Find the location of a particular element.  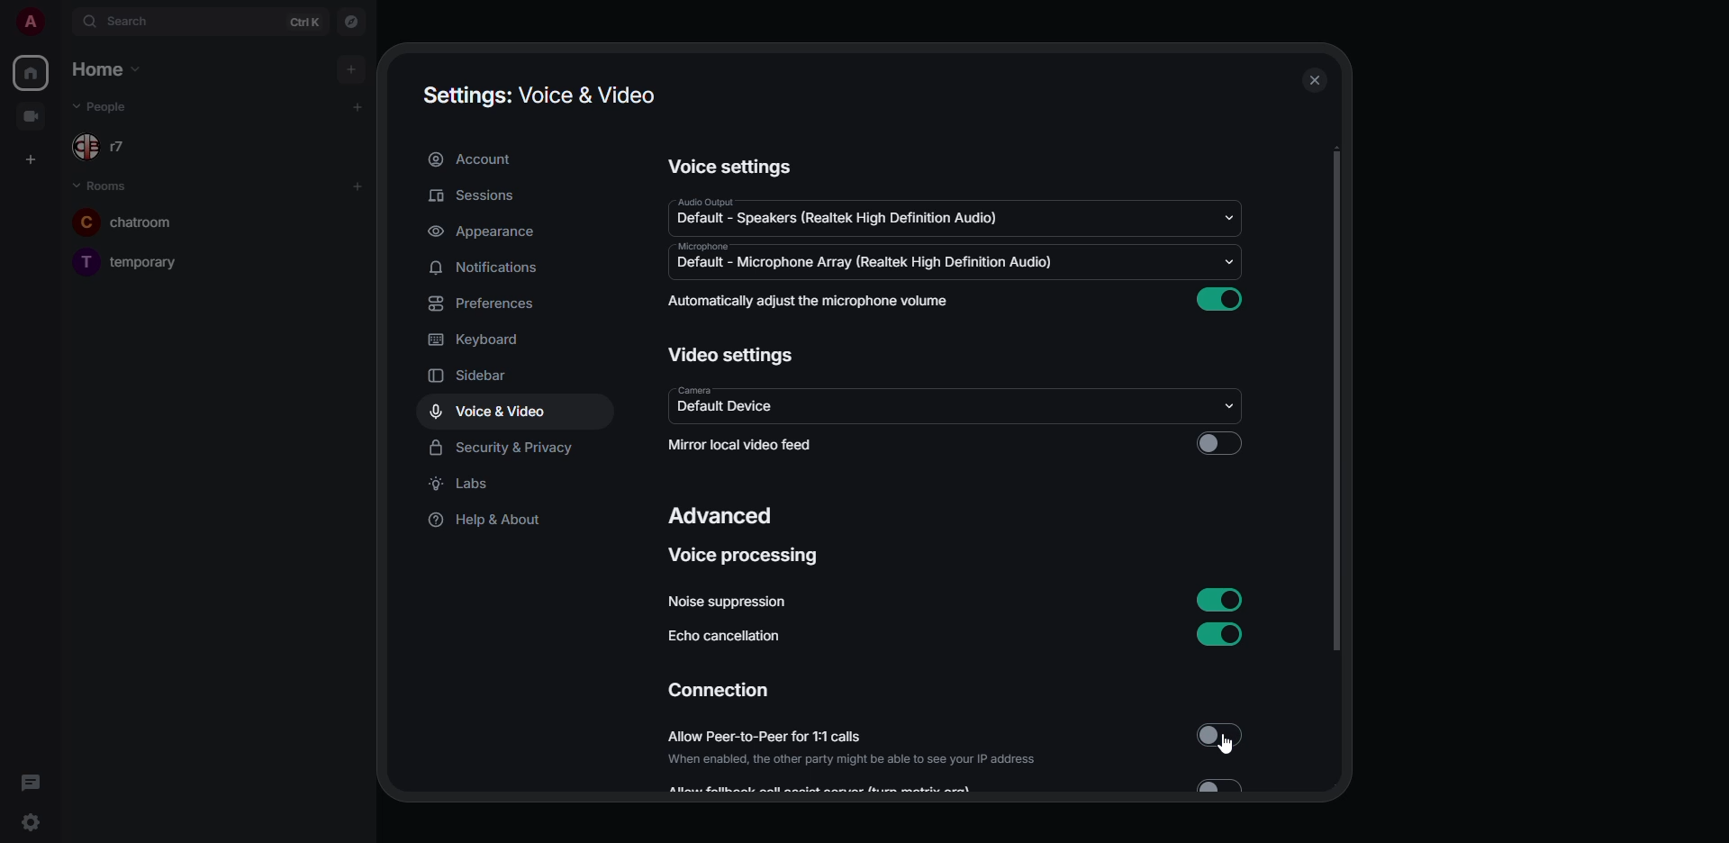

account is located at coordinates (474, 159).